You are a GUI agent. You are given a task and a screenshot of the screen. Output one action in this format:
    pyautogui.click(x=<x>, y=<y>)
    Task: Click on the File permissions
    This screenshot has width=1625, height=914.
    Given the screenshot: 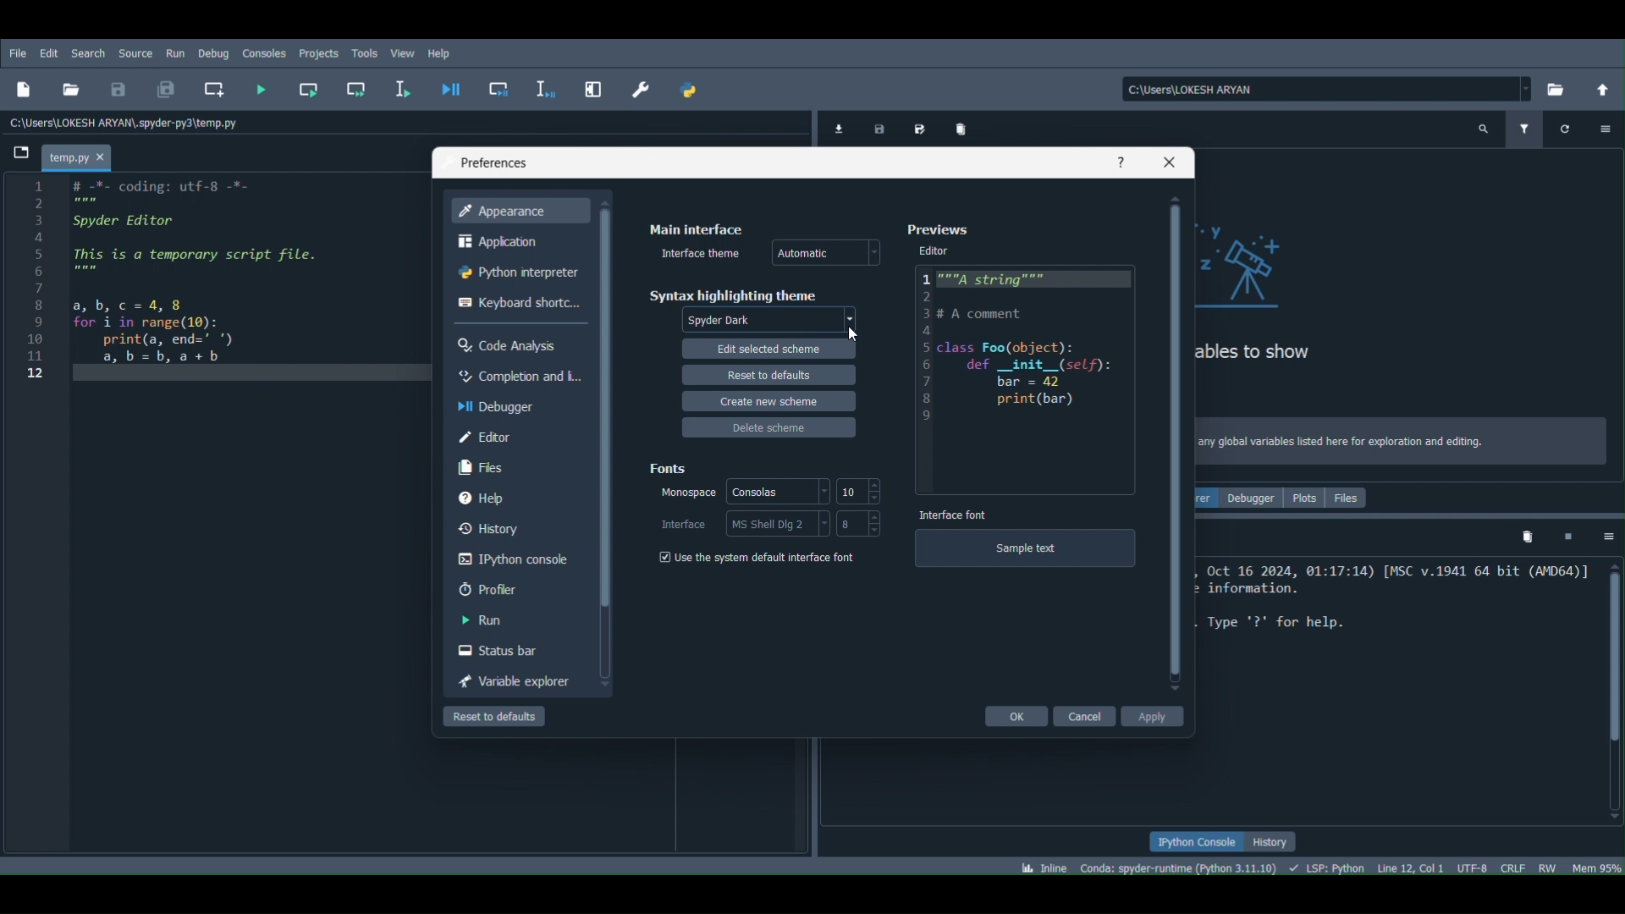 What is the action you would take?
    pyautogui.click(x=1549, y=867)
    